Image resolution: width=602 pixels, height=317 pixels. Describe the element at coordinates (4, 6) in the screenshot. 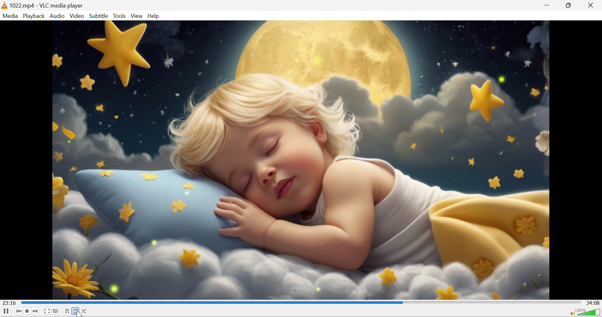

I see `vlc media player logo` at that location.